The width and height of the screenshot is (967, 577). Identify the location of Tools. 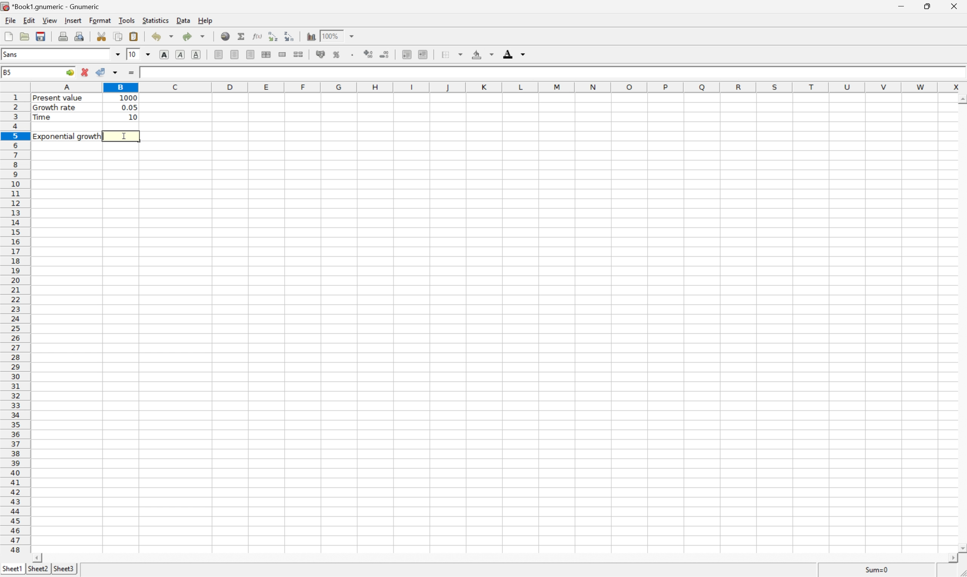
(127, 21).